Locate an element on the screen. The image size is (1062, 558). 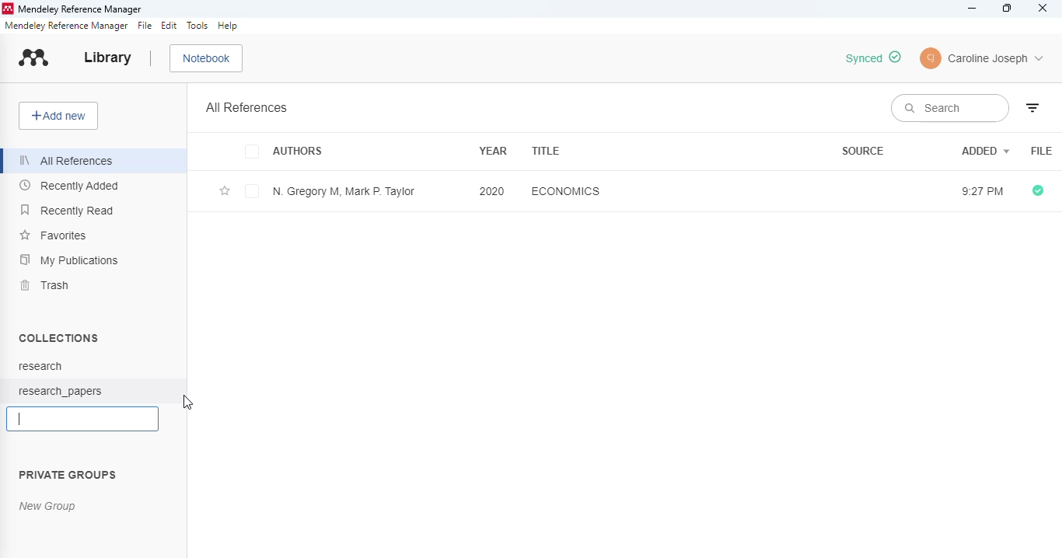
logo is located at coordinates (34, 58).